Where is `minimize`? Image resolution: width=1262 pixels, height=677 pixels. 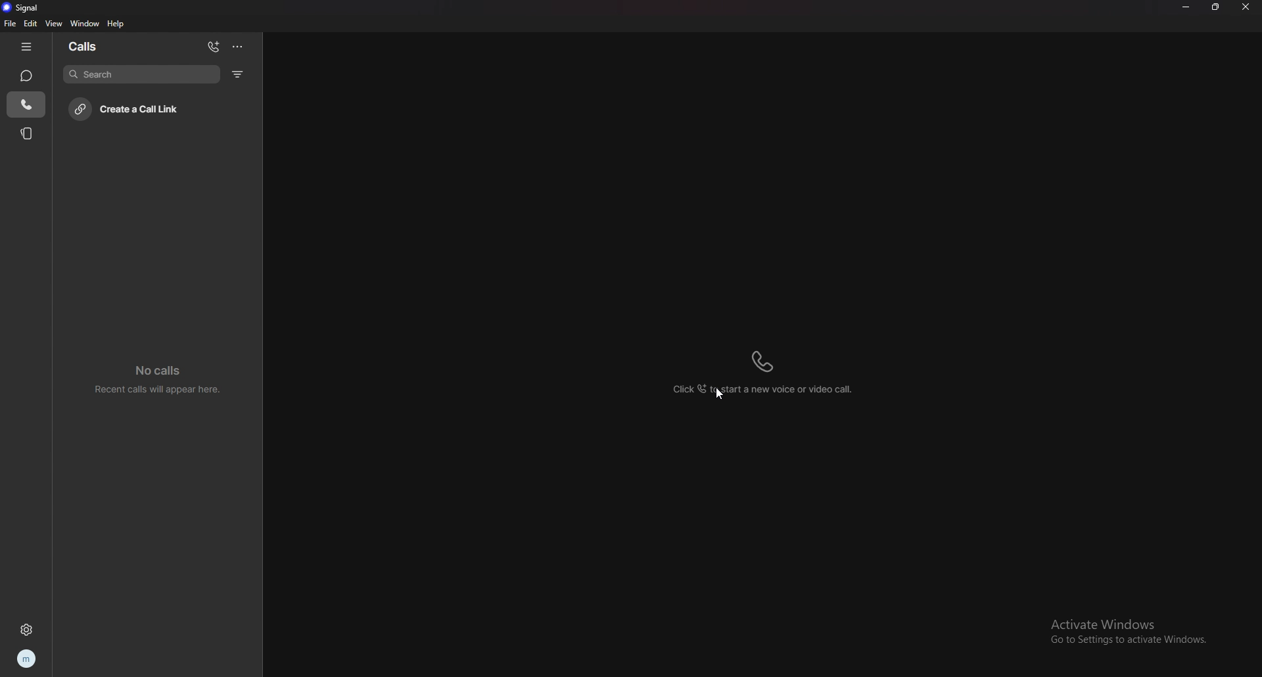
minimize is located at coordinates (1186, 6).